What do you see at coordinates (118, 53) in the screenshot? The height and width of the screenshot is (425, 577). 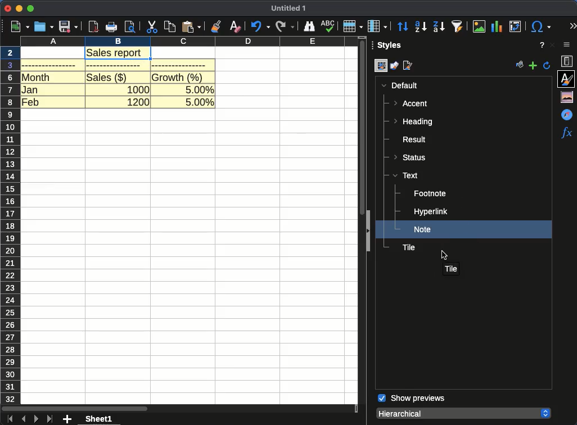 I see `sales report` at bounding box center [118, 53].